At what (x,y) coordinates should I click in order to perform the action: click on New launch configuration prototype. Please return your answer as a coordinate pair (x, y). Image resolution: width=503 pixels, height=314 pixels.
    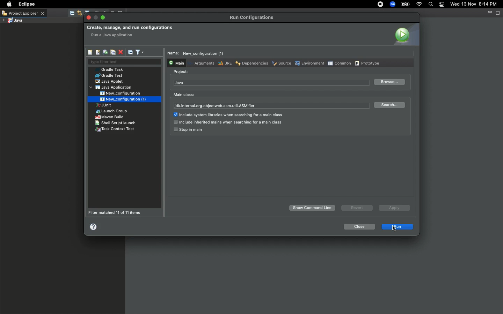
    Looking at the image, I should click on (97, 52).